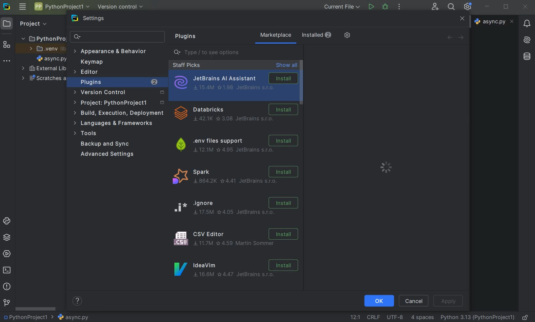 The height and width of the screenshot is (322, 535). I want to click on keymap, so click(90, 62).